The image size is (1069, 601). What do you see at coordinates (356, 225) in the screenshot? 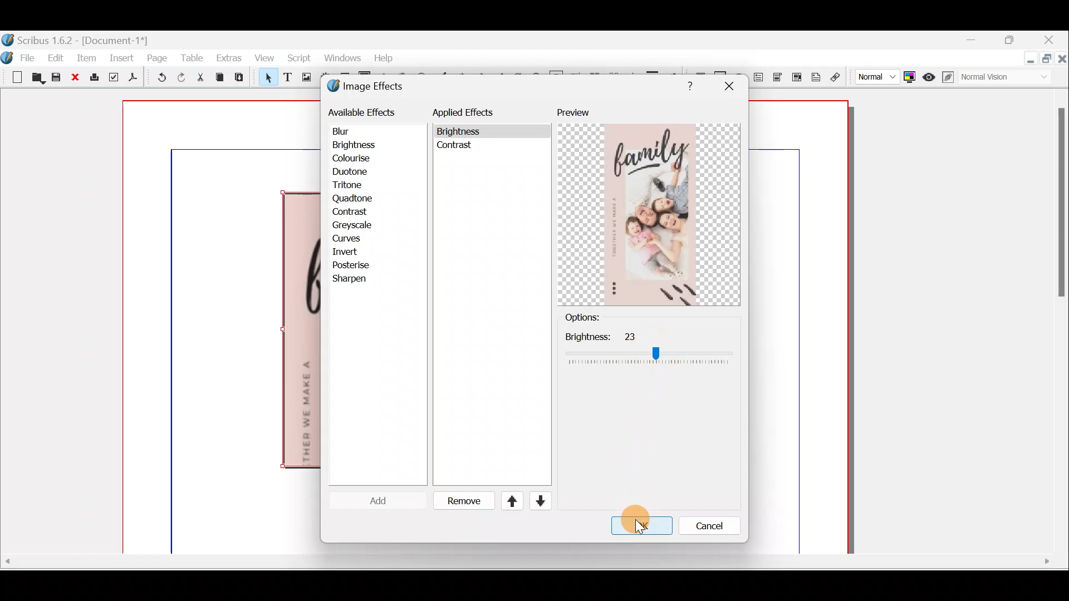
I see `Greyscale` at bounding box center [356, 225].